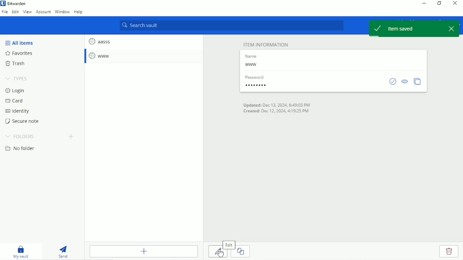  Describe the element at coordinates (64, 252) in the screenshot. I see `Send` at that location.